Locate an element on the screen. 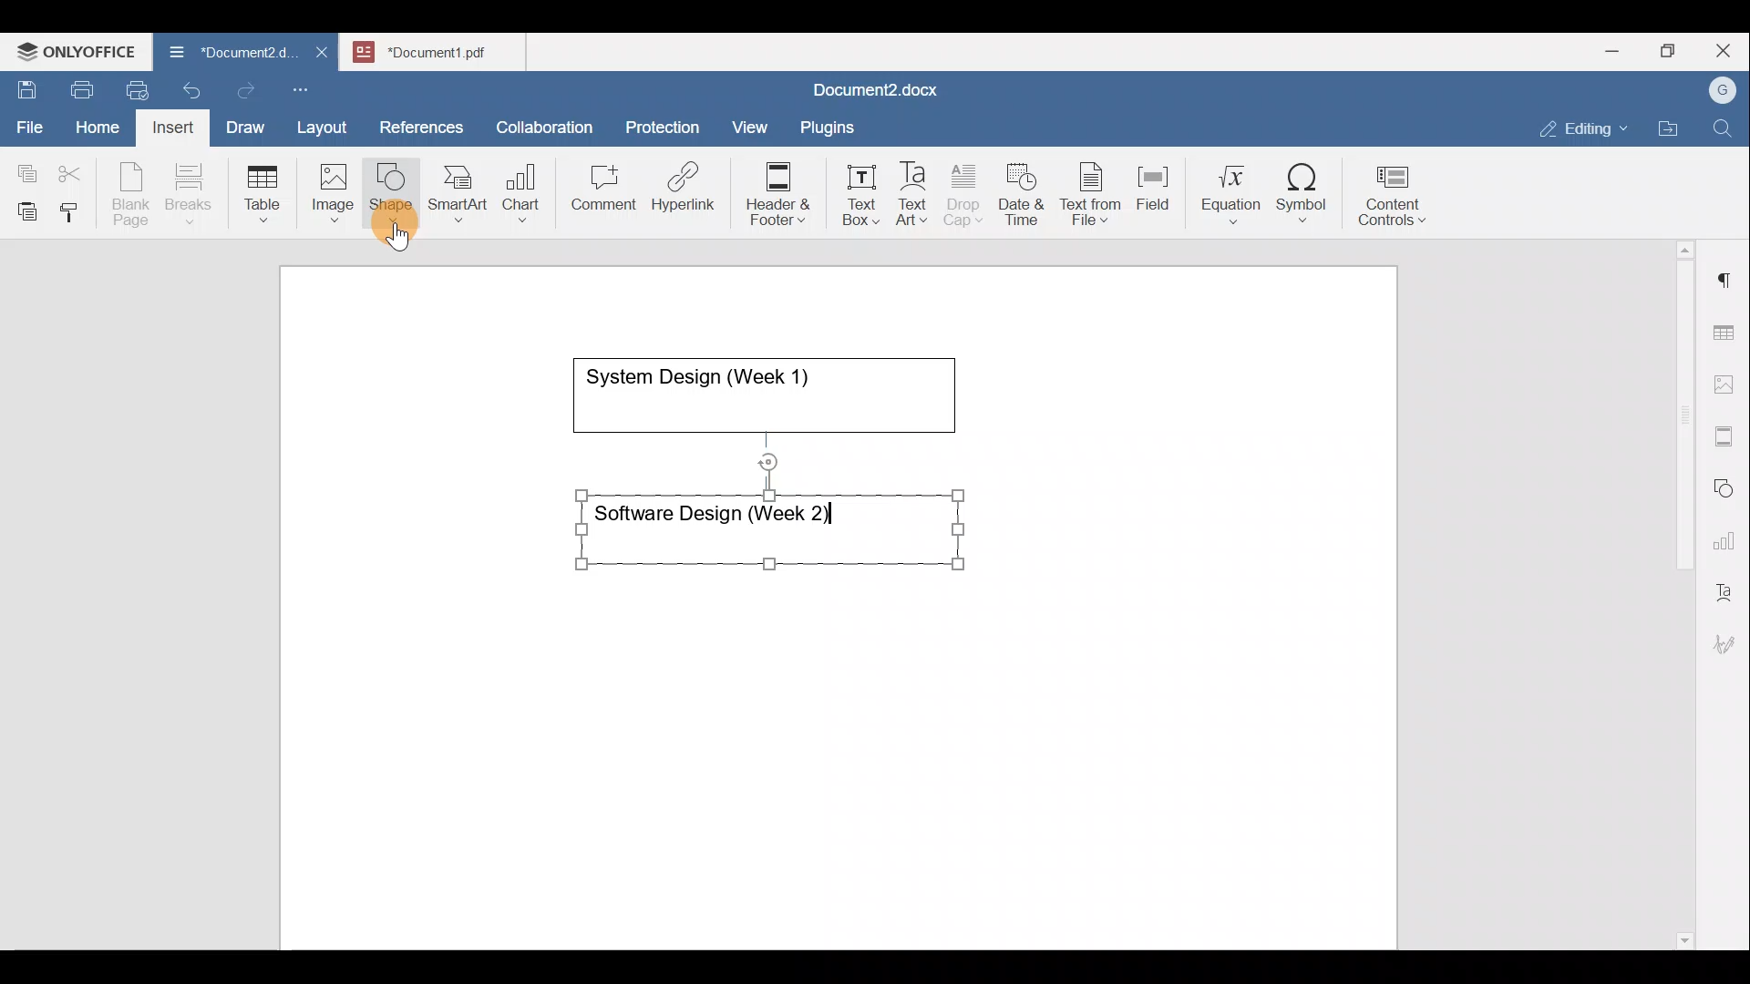 This screenshot has width=1750, height=984. Table is located at coordinates (263, 190).